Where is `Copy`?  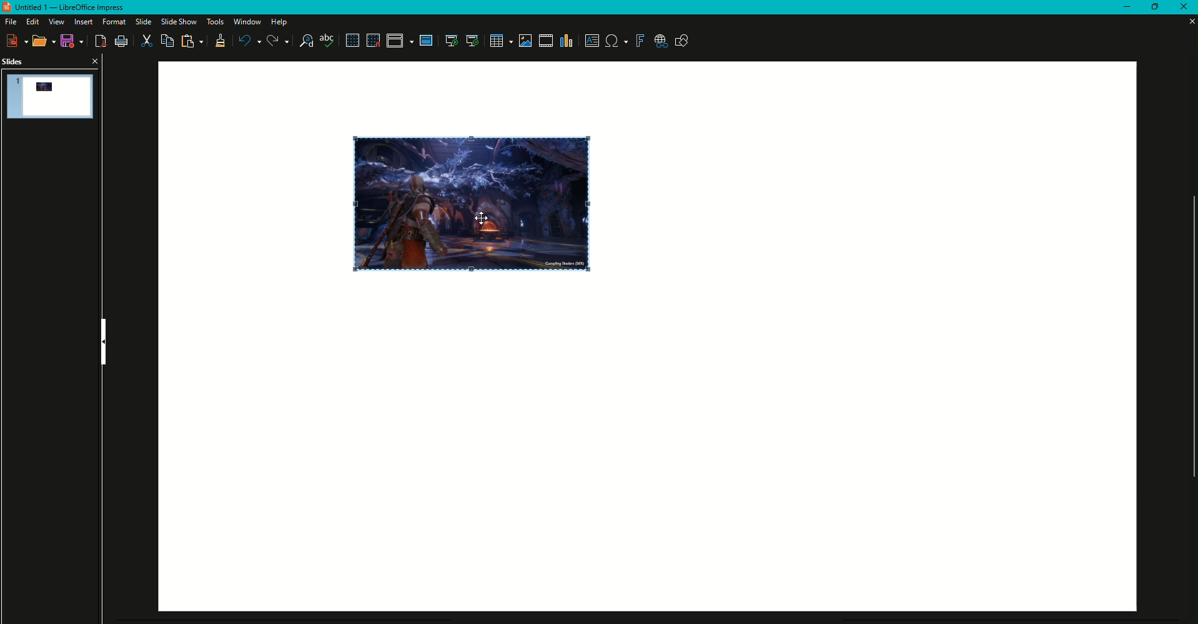
Copy is located at coordinates (166, 41).